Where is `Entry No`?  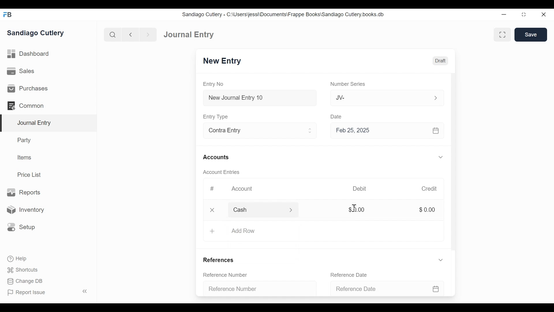
Entry No is located at coordinates (215, 84).